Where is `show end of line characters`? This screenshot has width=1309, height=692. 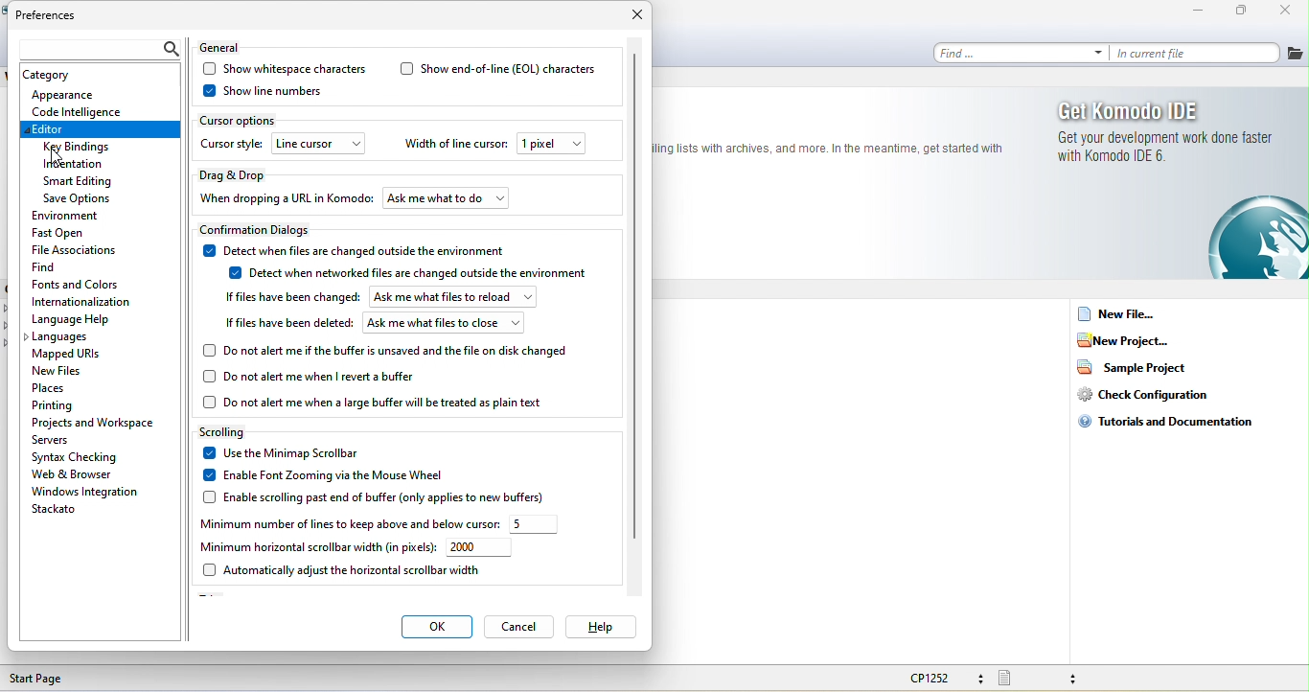 show end of line characters is located at coordinates (497, 69).